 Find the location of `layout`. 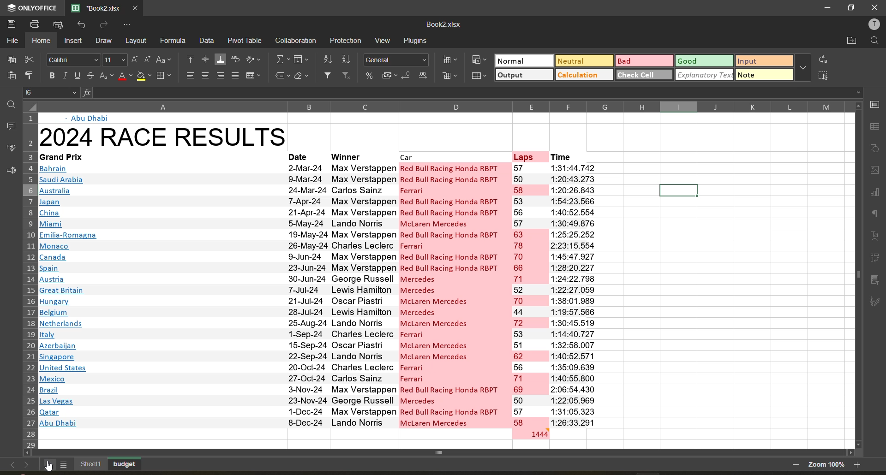

layout is located at coordinates (138, 41).